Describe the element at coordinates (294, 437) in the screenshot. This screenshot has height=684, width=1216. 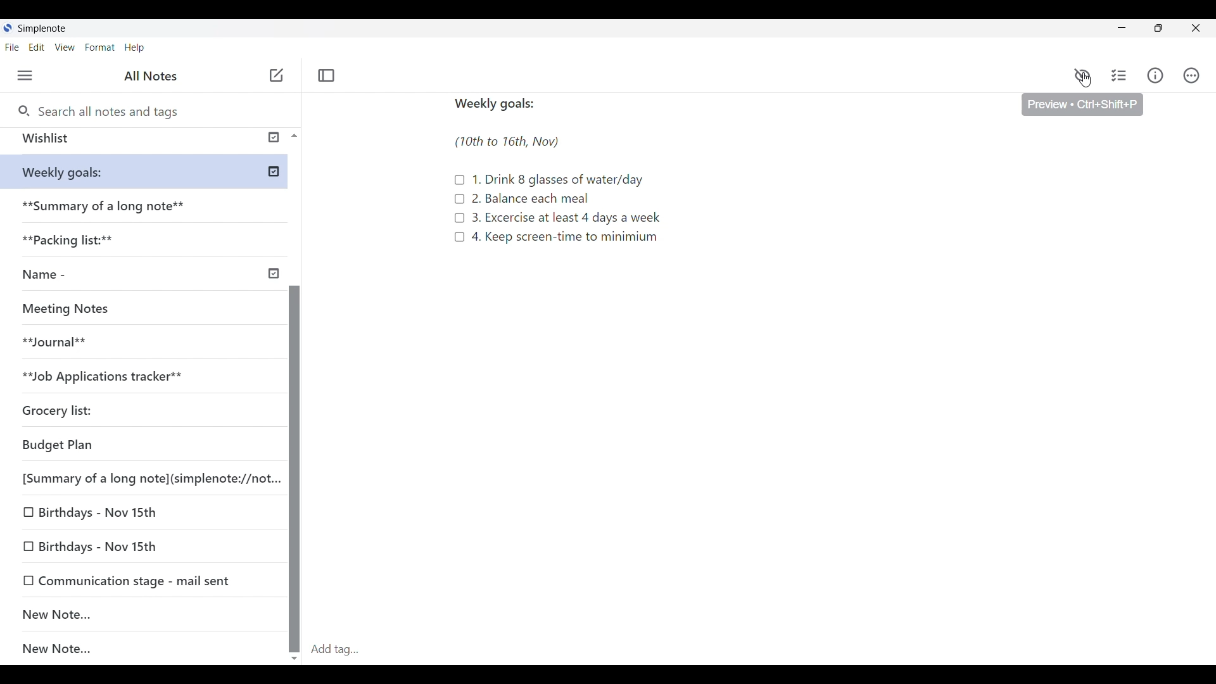
I see `Scroll bar` at that location.